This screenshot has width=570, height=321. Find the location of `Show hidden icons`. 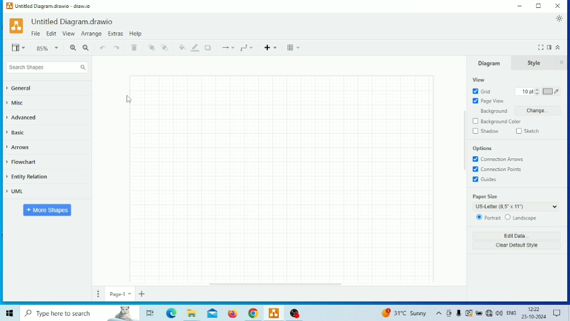

Show hidden icons is located at coordinates (438, 314).